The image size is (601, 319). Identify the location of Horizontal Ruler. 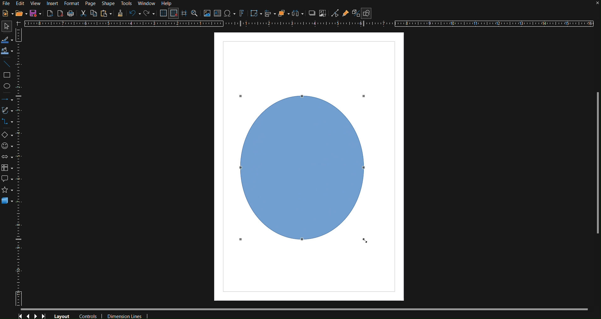
(309, 24).